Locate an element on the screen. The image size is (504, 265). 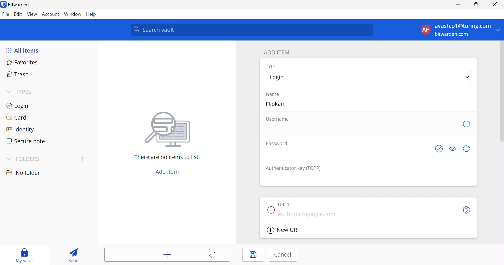
Save is located at coordinates (250, 256).